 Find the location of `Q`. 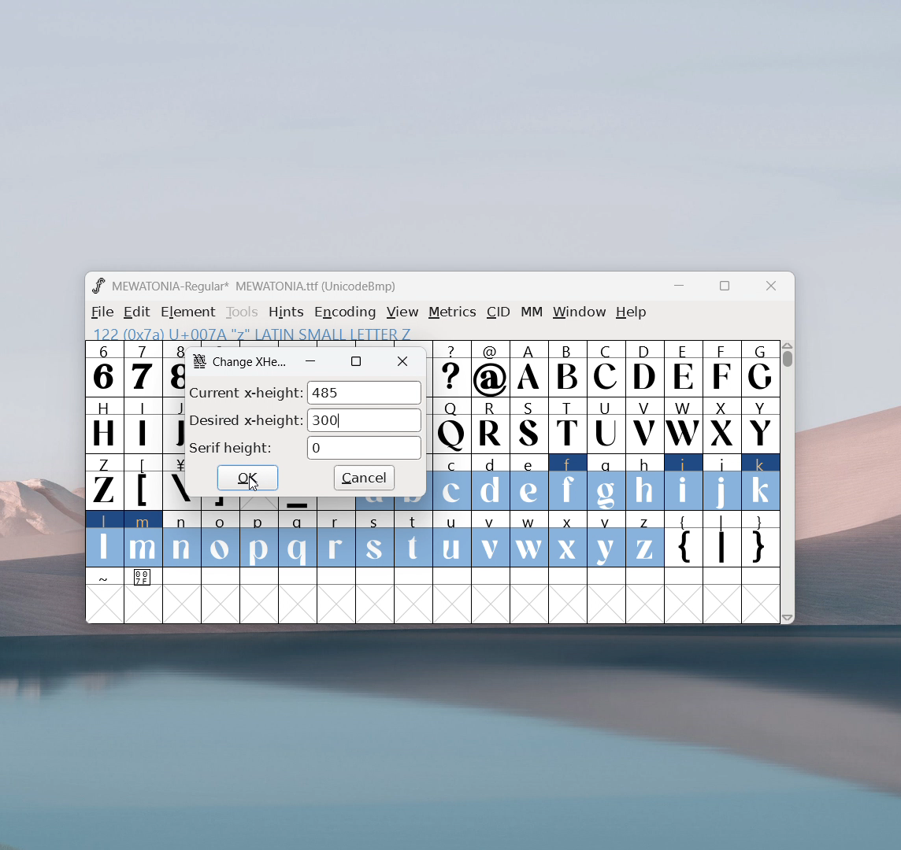

Q is located at coordinates (451, 427).